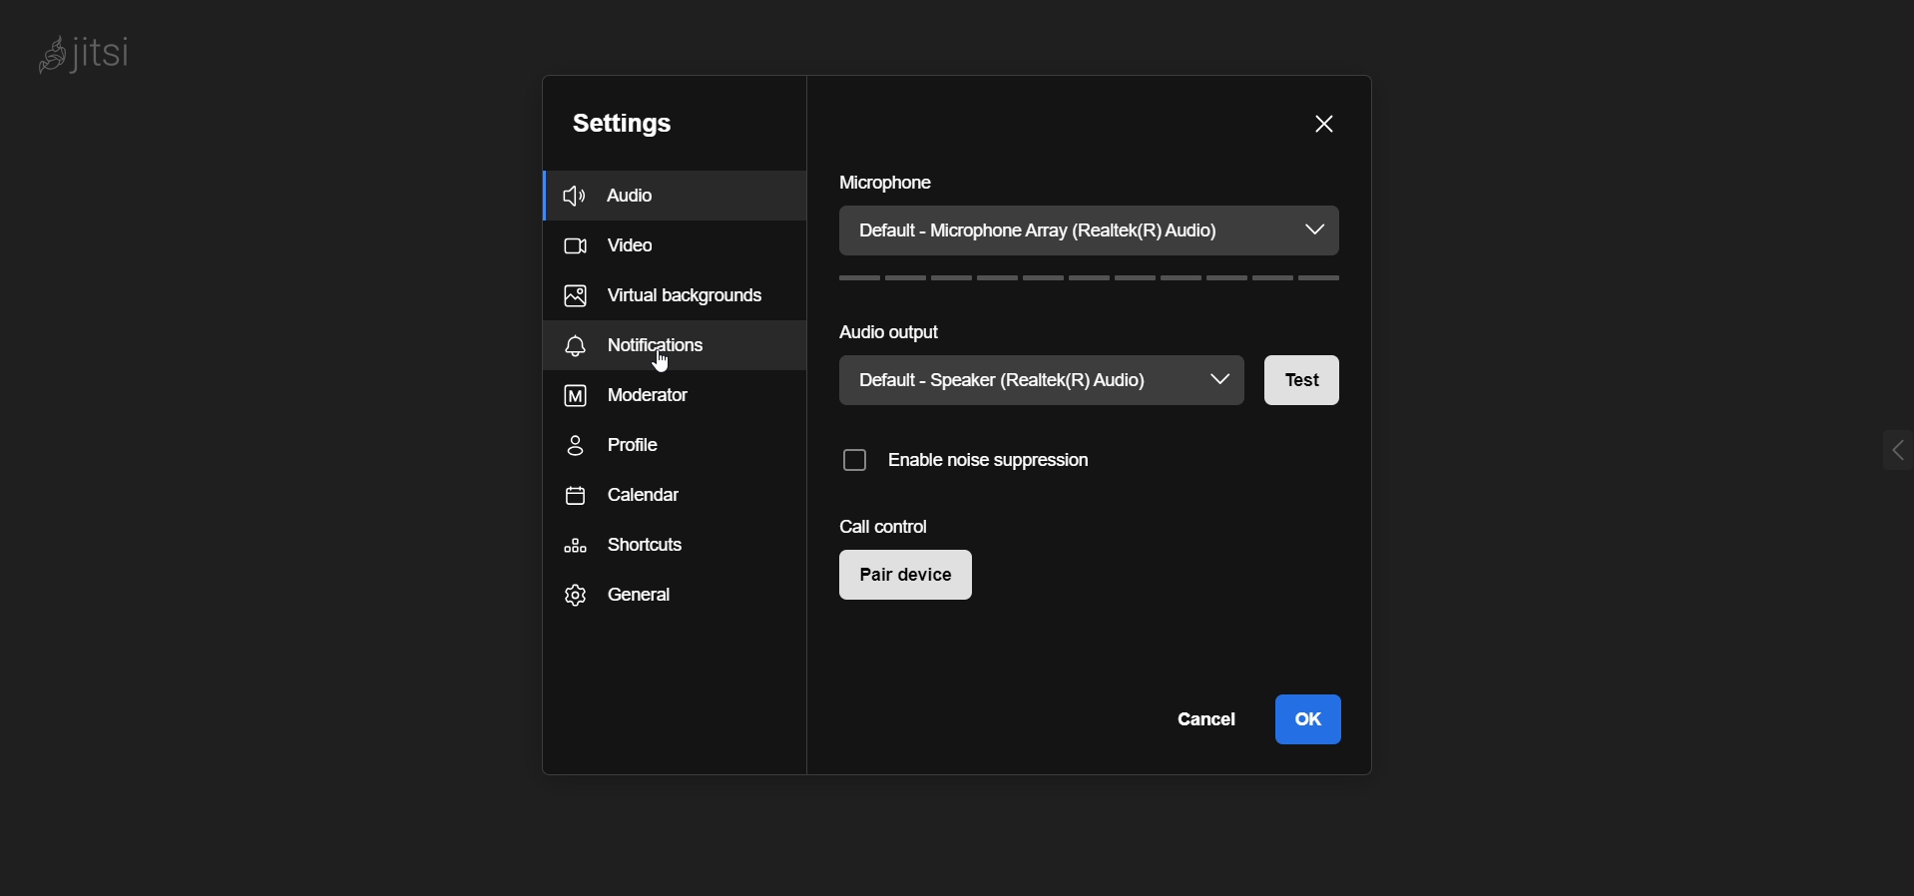 This screenshot has height=896, width=1914. What do you see at coordinates (1324, 120) in the screenshot?
I see `close dialog` at bounding box center [1324, 120].